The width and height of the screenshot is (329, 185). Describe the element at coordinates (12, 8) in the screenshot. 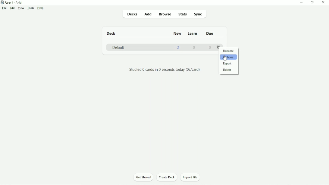

I see `Edit` at that location.